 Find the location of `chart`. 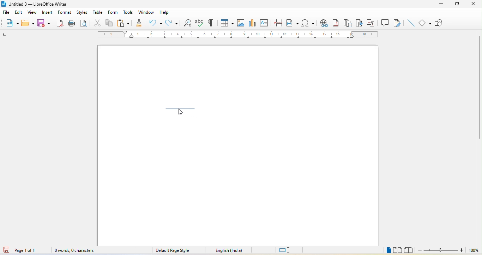

chart is located at coordinates (252, 23).